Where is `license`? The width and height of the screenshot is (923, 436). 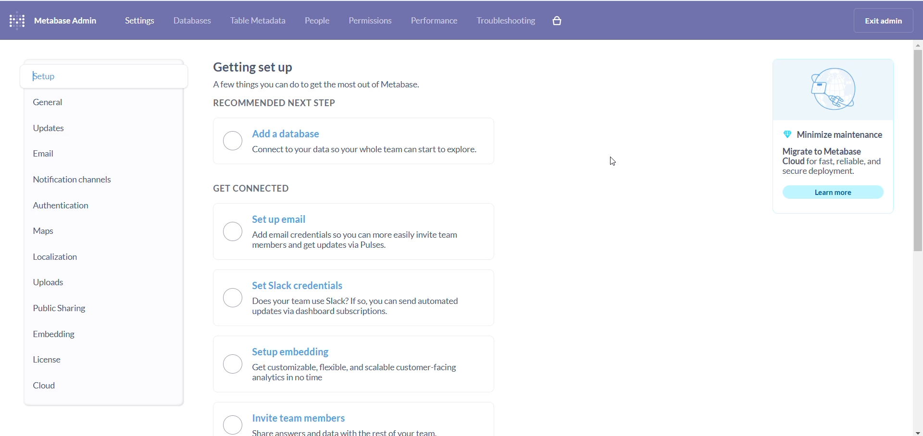 license is located at coordinates (63, 359).